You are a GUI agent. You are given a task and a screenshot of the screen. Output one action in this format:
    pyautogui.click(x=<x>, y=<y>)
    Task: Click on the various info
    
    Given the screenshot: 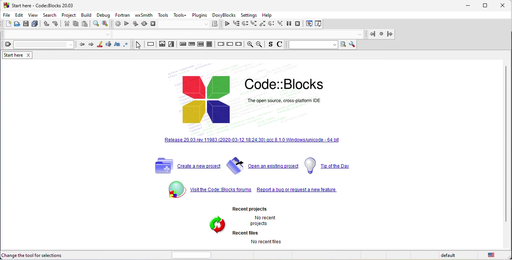 What is the action you would take?
    pyautogui.click(x=319, y=25)
    